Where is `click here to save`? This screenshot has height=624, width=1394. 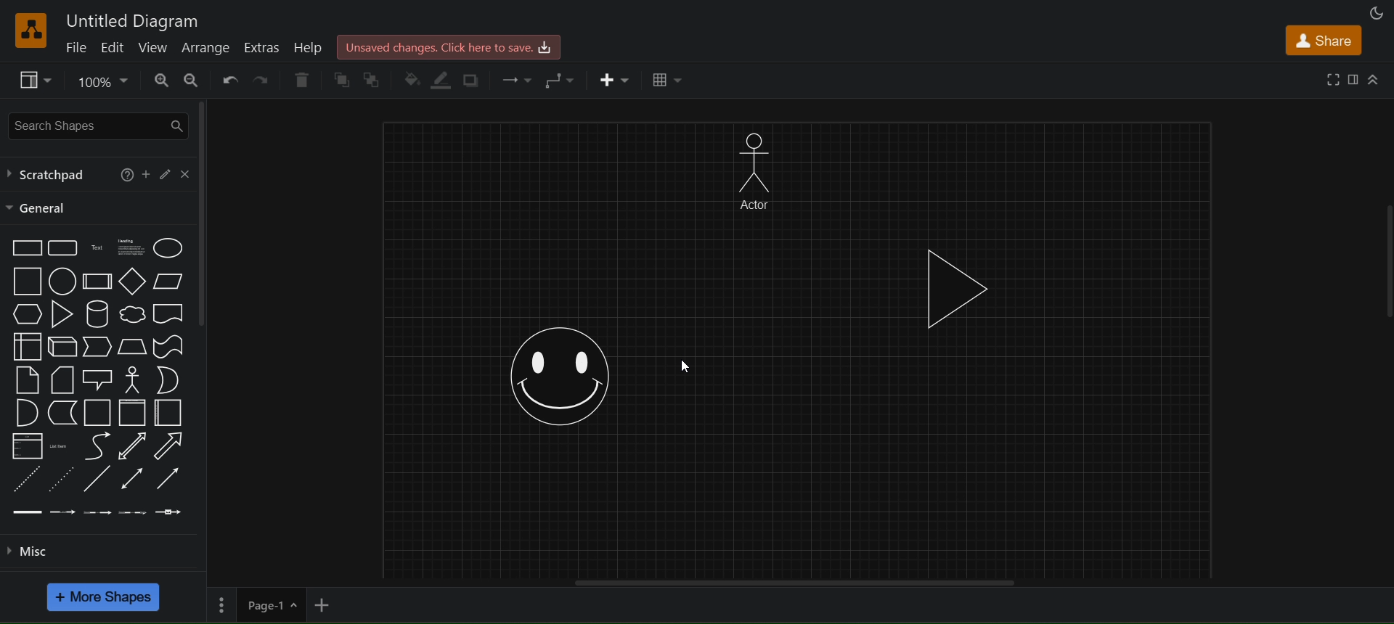
click here to save is located at coordinates (447, 47).